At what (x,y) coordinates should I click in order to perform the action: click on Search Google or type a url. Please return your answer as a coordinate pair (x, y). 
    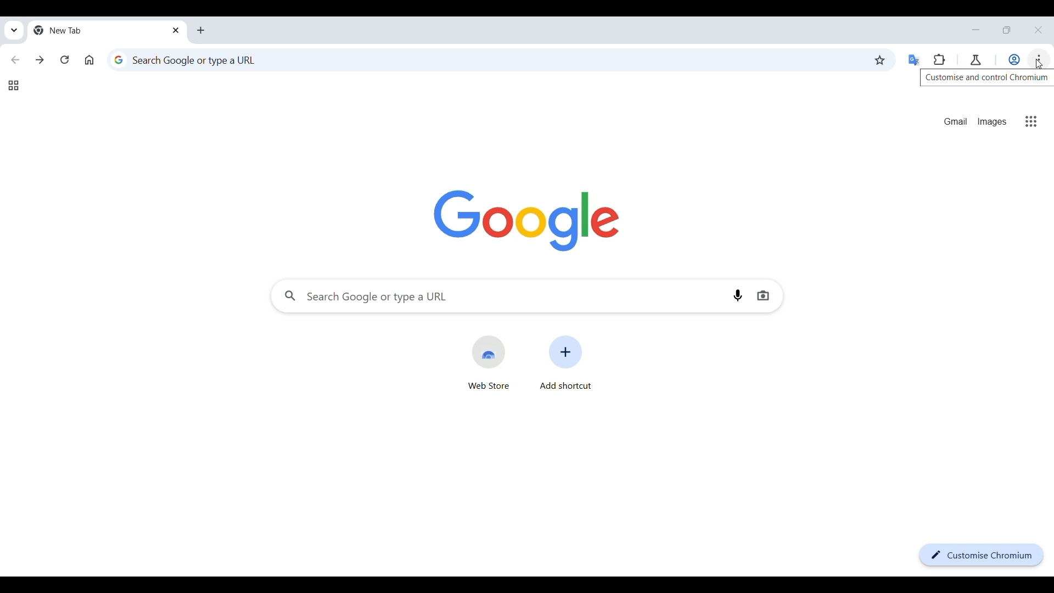
    Looking at the image, I should click on (485, 59).